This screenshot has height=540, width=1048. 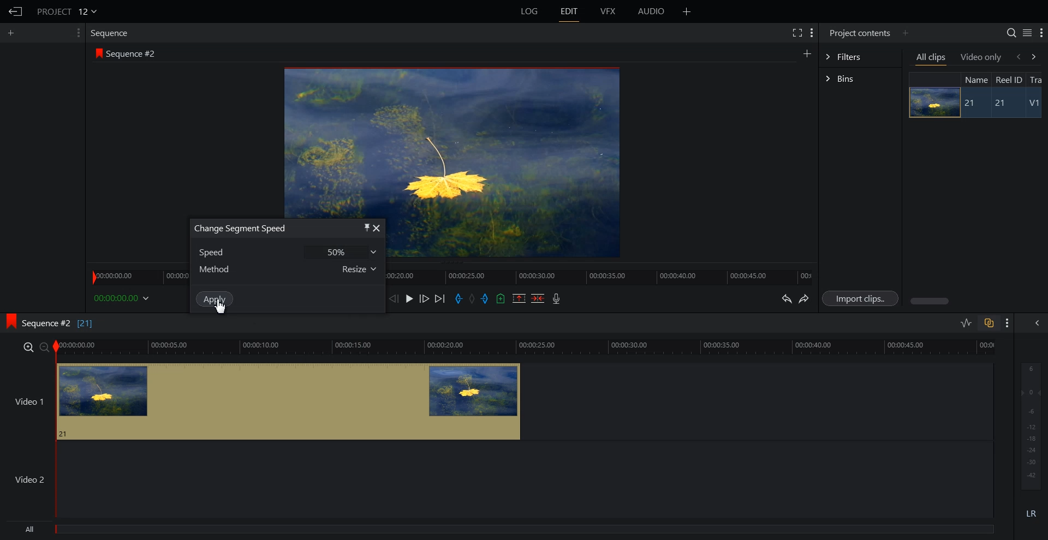 What do you see at coordinates (219, 251) in the screenshot?
I see `Speed` at bounding box center [219, 251].